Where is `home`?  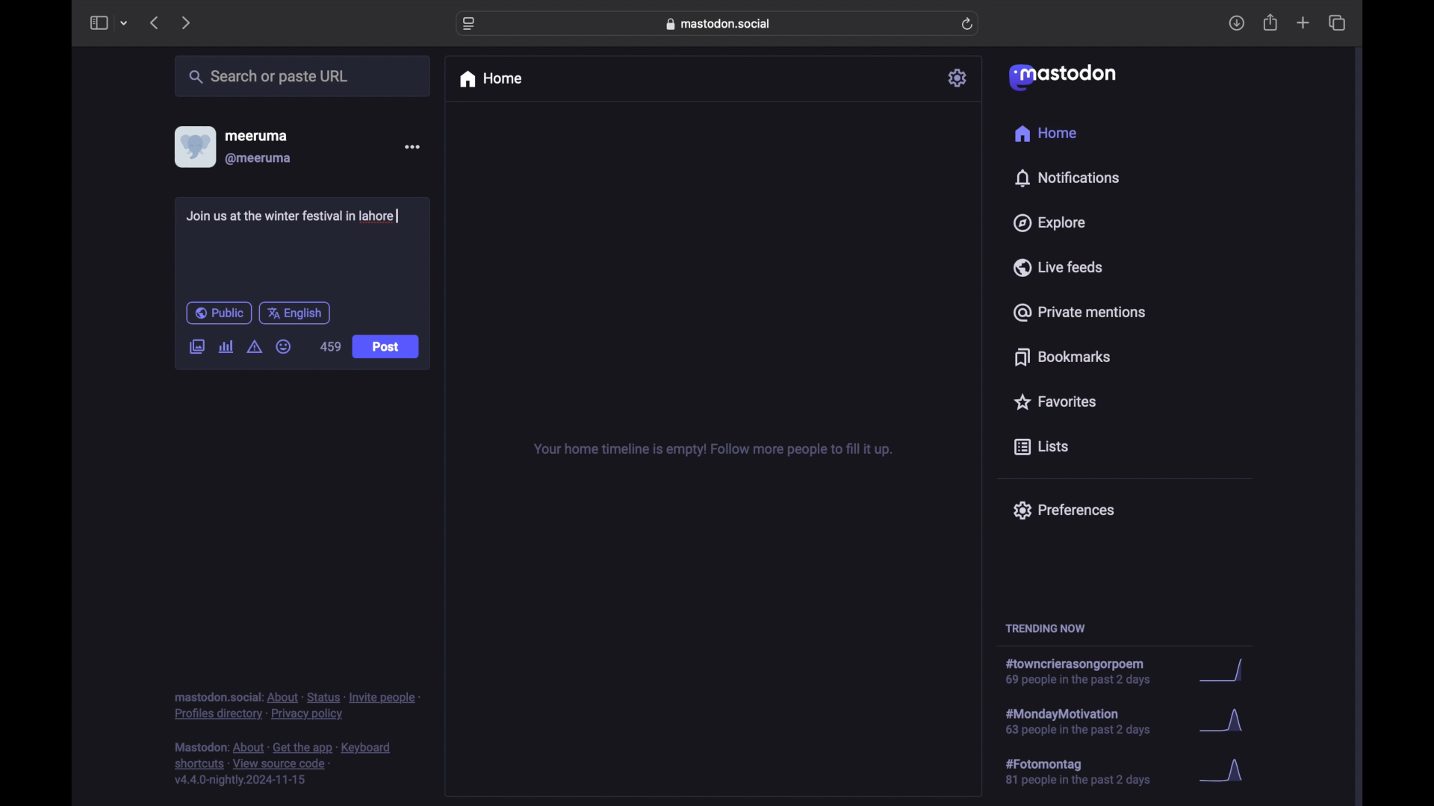
home is located at coordinates (490, 79).